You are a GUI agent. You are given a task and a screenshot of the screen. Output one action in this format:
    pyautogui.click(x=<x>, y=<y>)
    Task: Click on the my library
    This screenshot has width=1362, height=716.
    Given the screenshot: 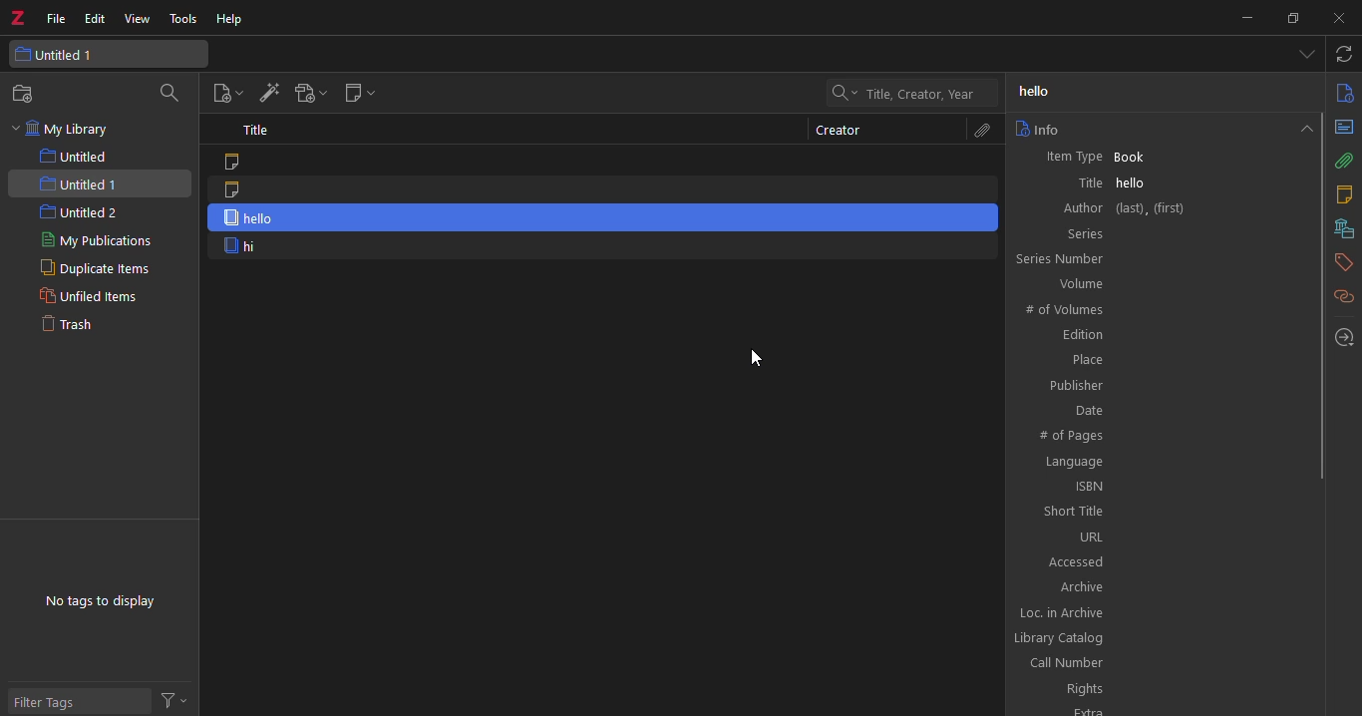 What is the action you would take?
    pyautogui.click(x=64, y=130)
    